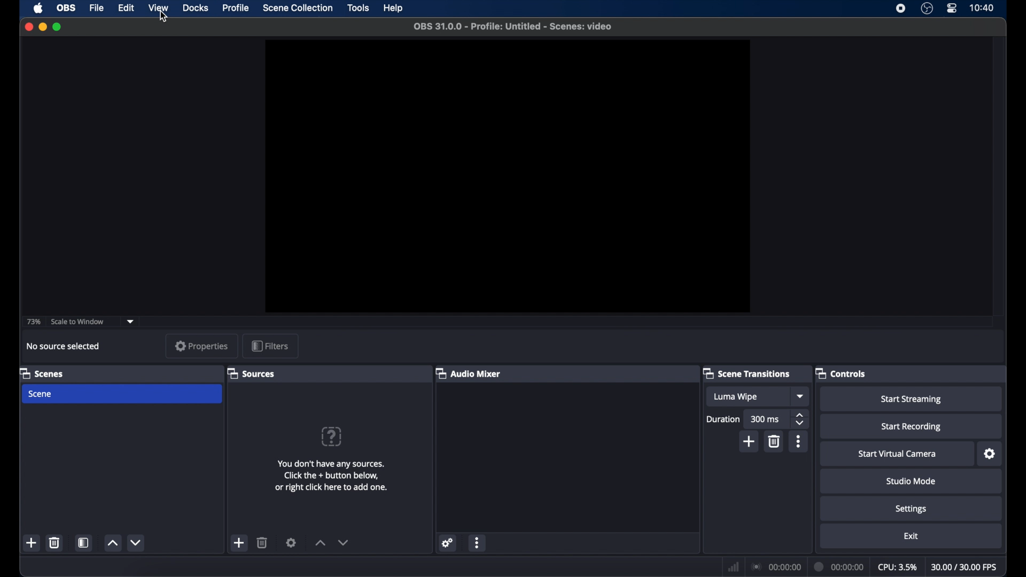  What do you see at coordinates (38, 8) in the screenshot?
I see `apple icon` at bounding box center [38, 8].